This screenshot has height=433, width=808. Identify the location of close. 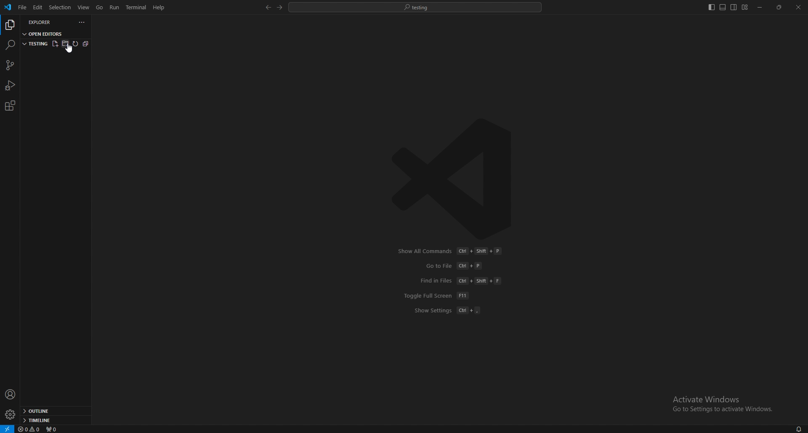
(798, 7).